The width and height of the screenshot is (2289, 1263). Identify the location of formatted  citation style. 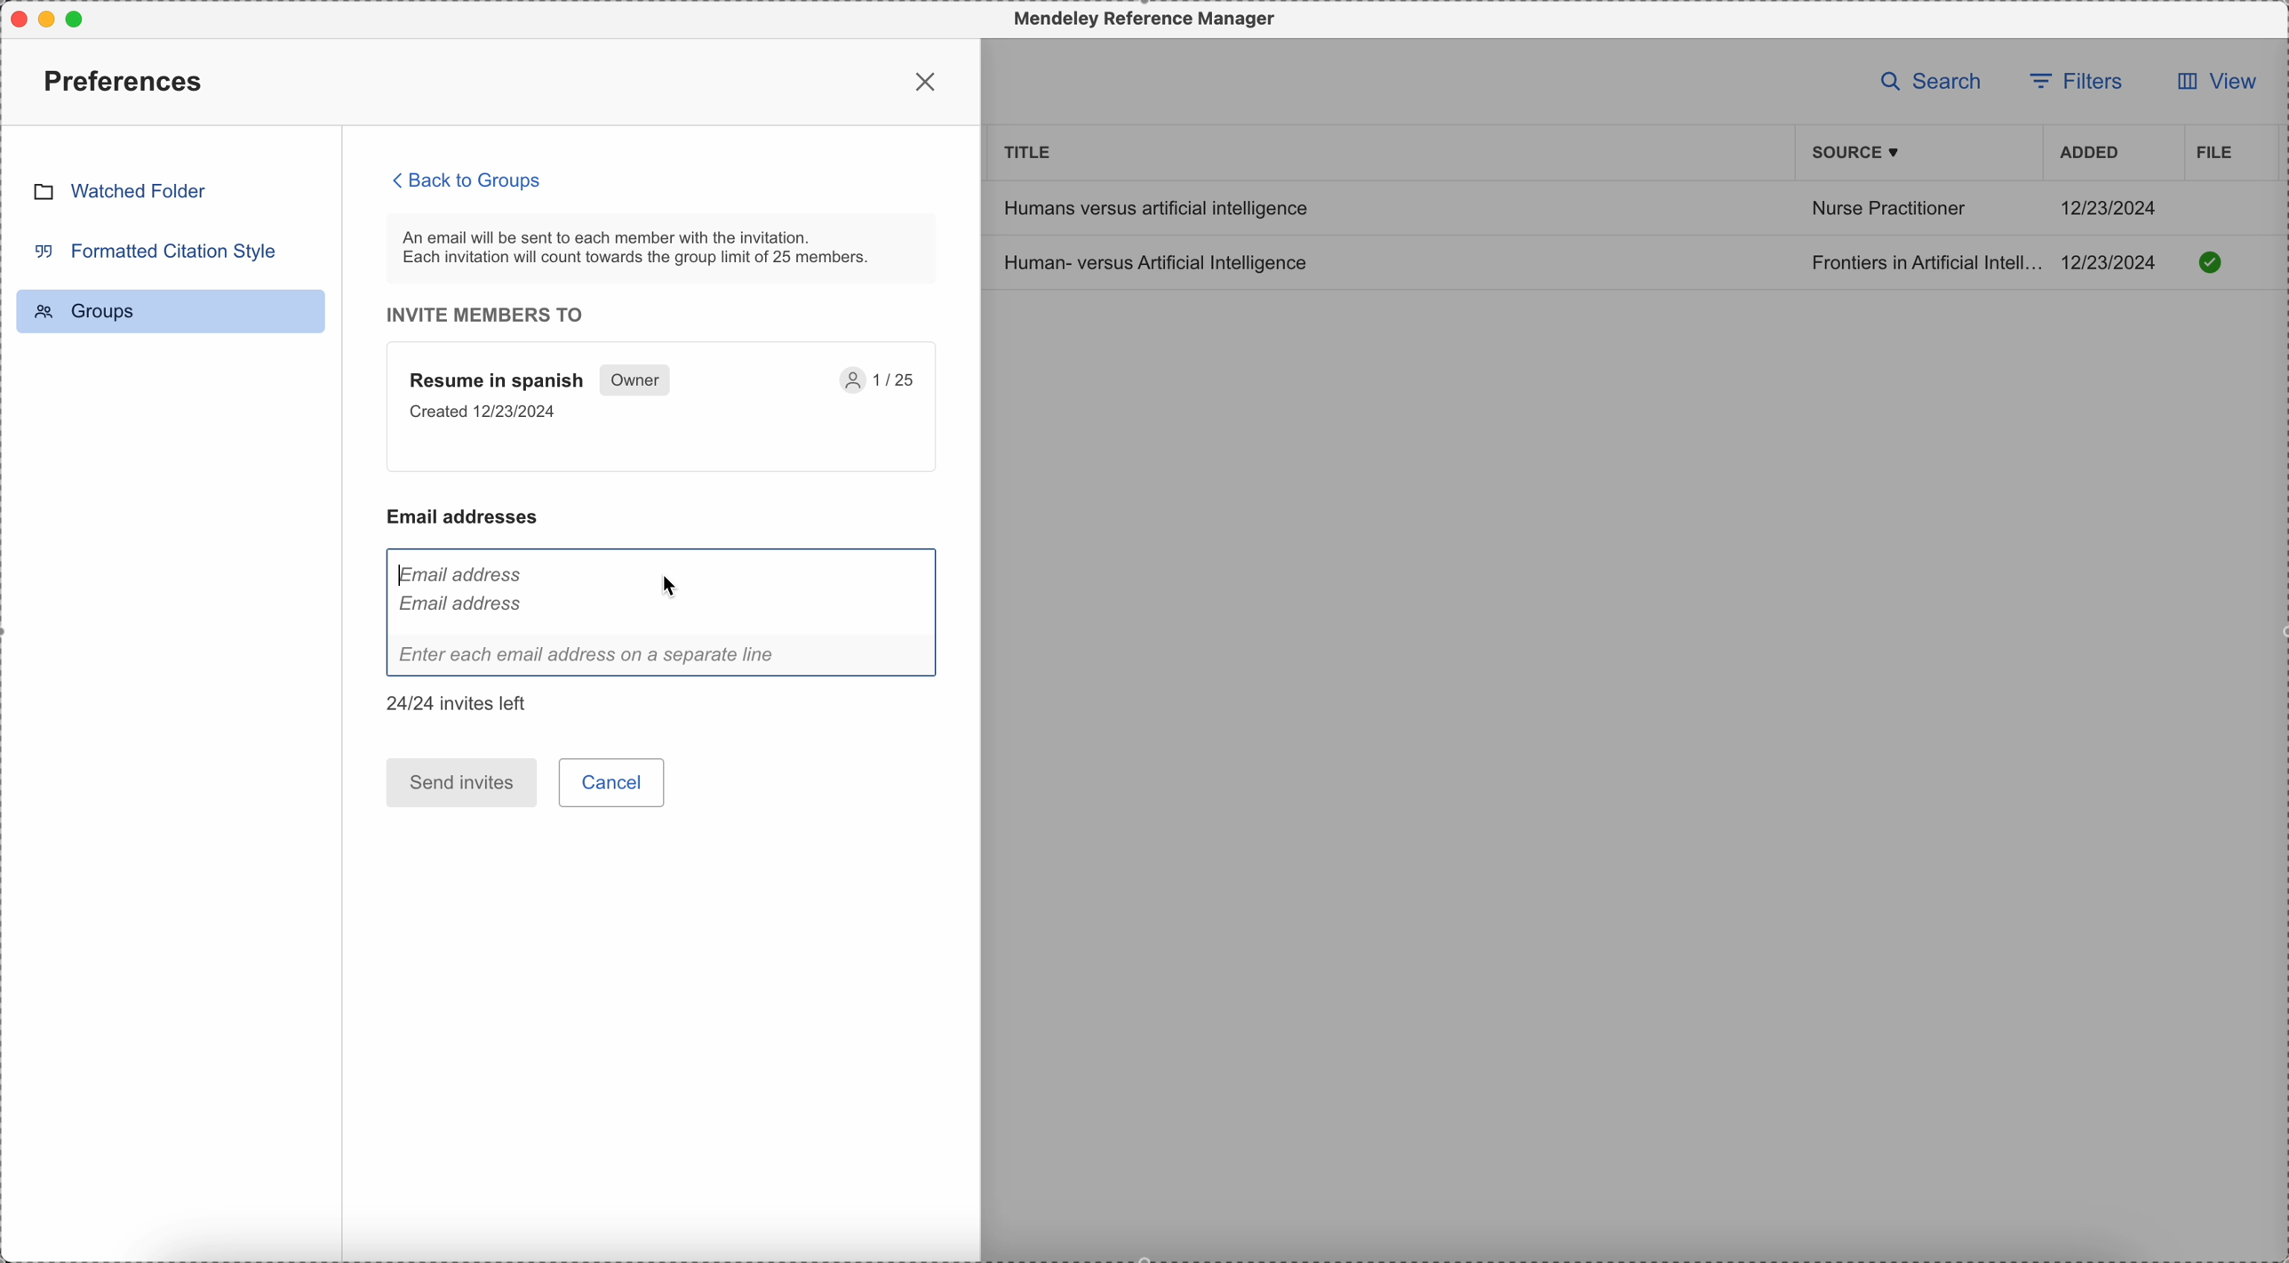
(153, 250).